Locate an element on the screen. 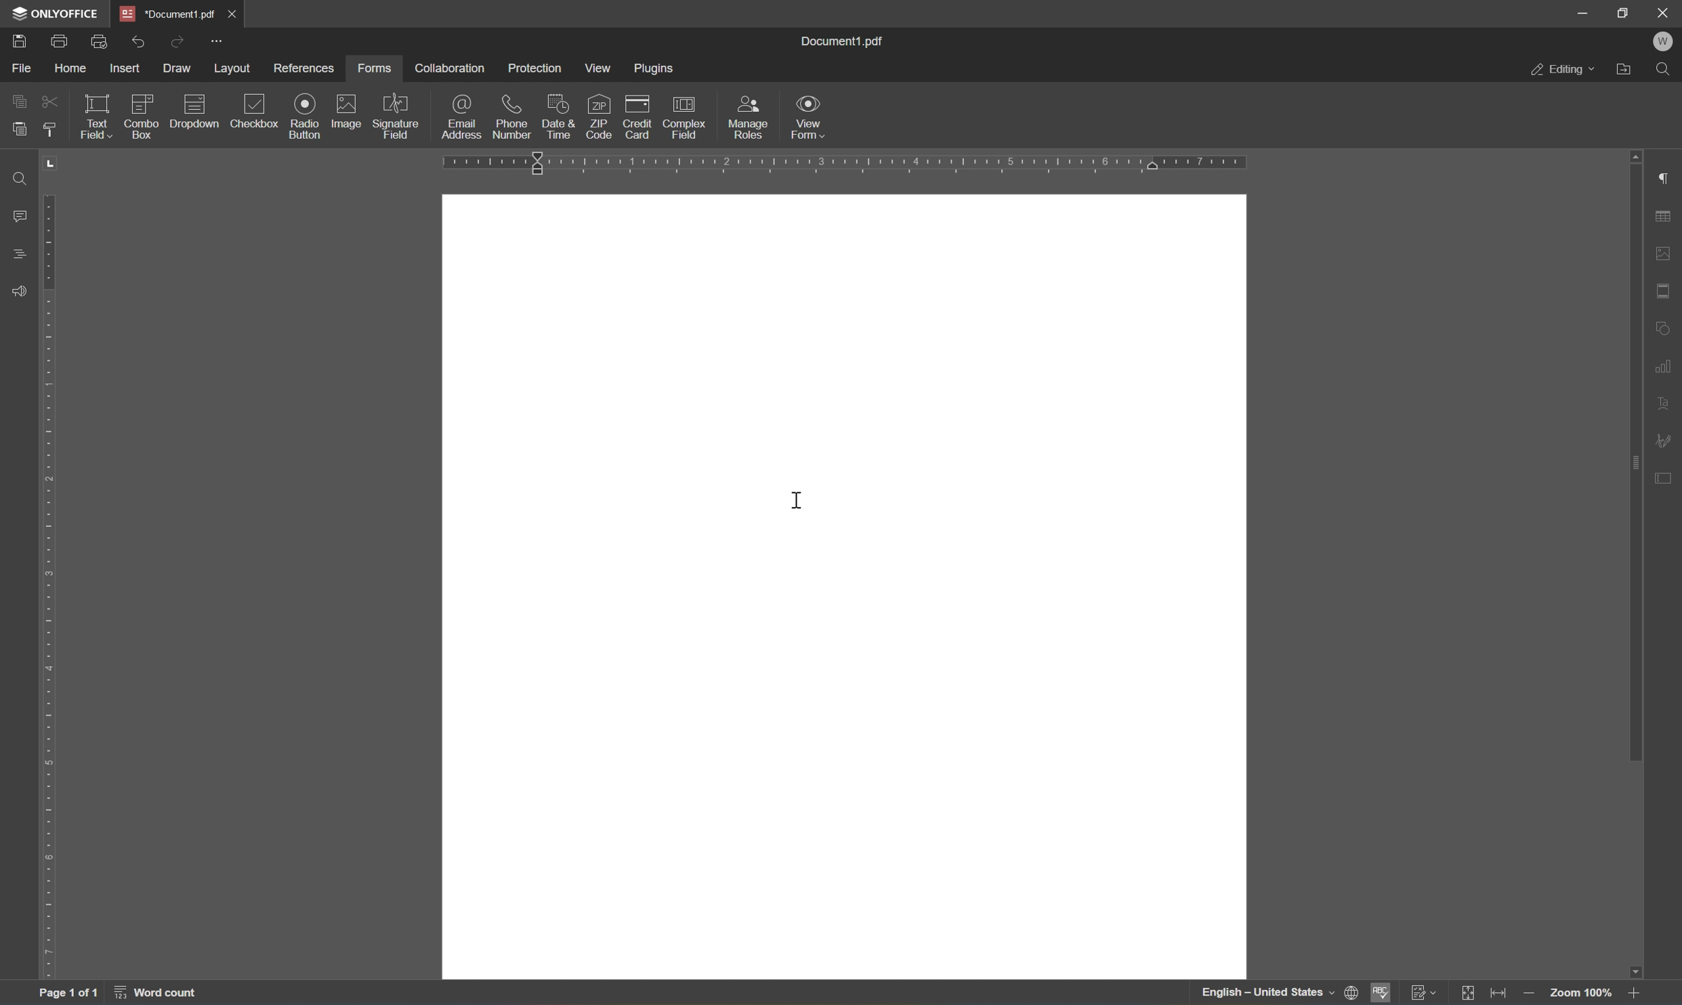 The width and height of the screenshot is (1682, 1005). zip code is located at coordinates (600, 116).